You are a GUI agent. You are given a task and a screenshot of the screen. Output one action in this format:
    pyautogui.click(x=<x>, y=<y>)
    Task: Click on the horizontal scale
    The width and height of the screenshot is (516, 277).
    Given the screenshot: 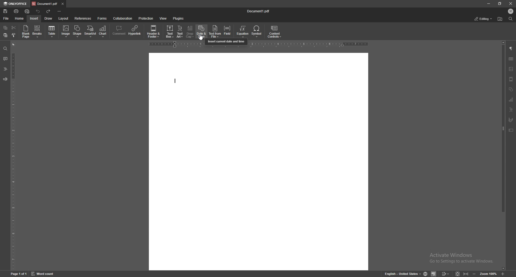 What is the action you would take?
    pyautogui.click(x=259, y=46)
    